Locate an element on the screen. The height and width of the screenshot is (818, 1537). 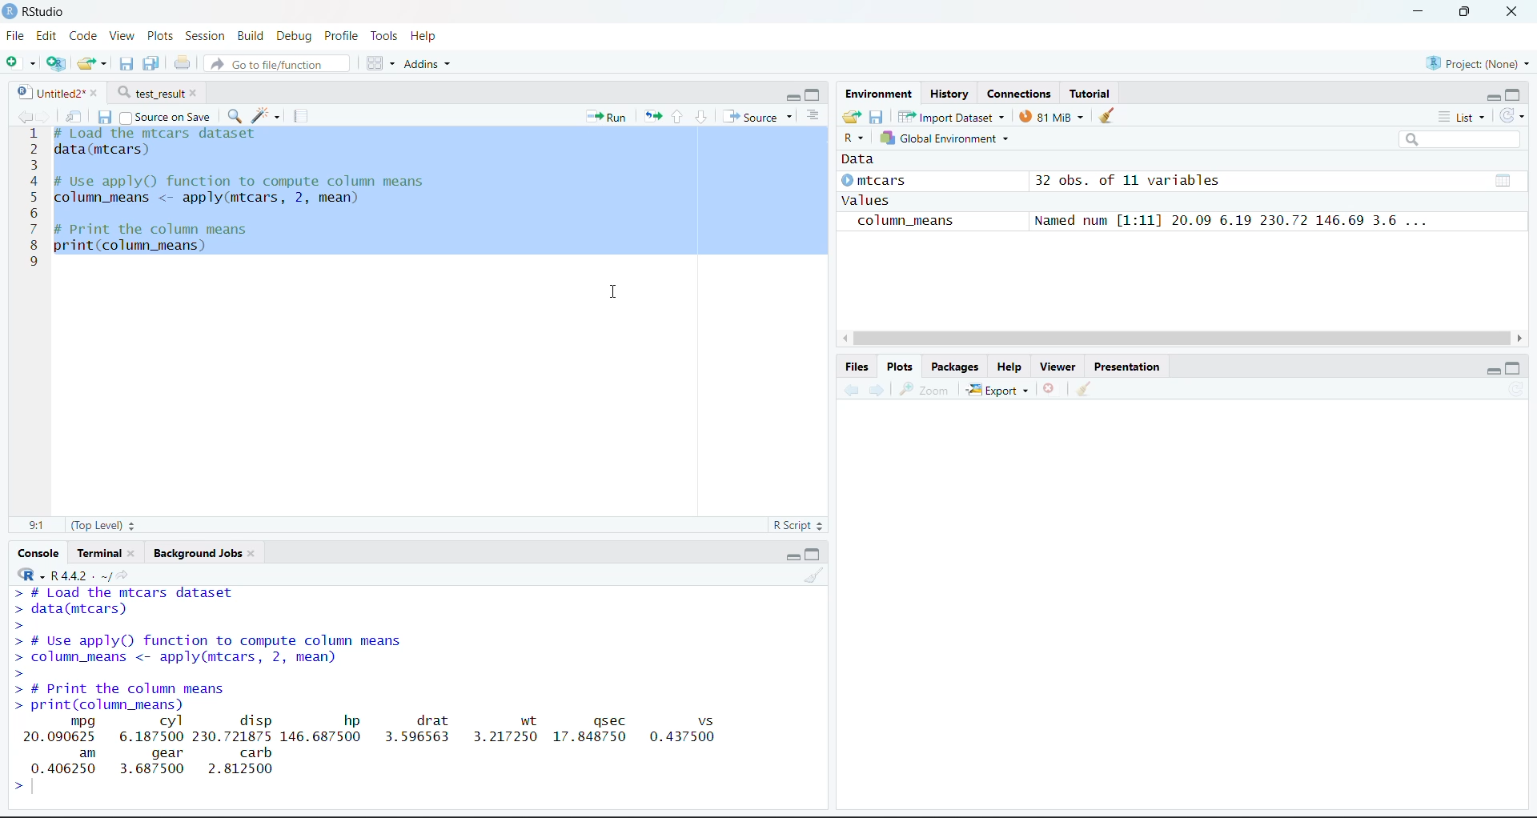
# Load the mtcars dataset

data(mtcars)

# Use apply) function to compute column means
column_means <- apply(mtcars, 2, mean)

# Print the column means

print(column_means) 1 is located at coordinates (276, 195).